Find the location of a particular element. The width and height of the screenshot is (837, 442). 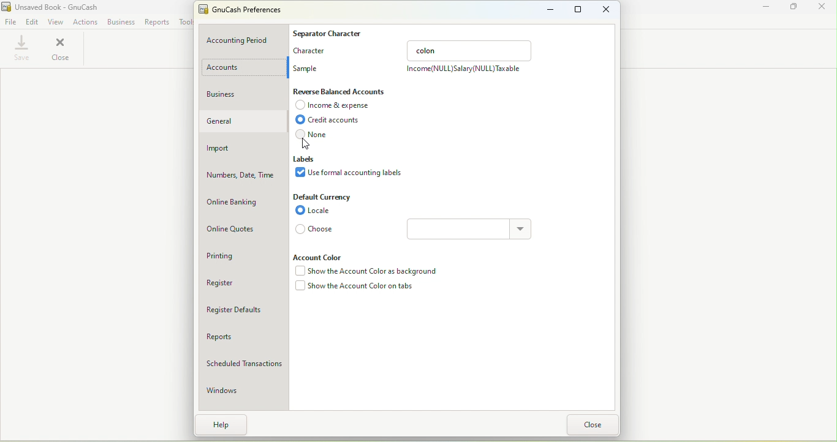

Save is located at coordinates (20, 48).